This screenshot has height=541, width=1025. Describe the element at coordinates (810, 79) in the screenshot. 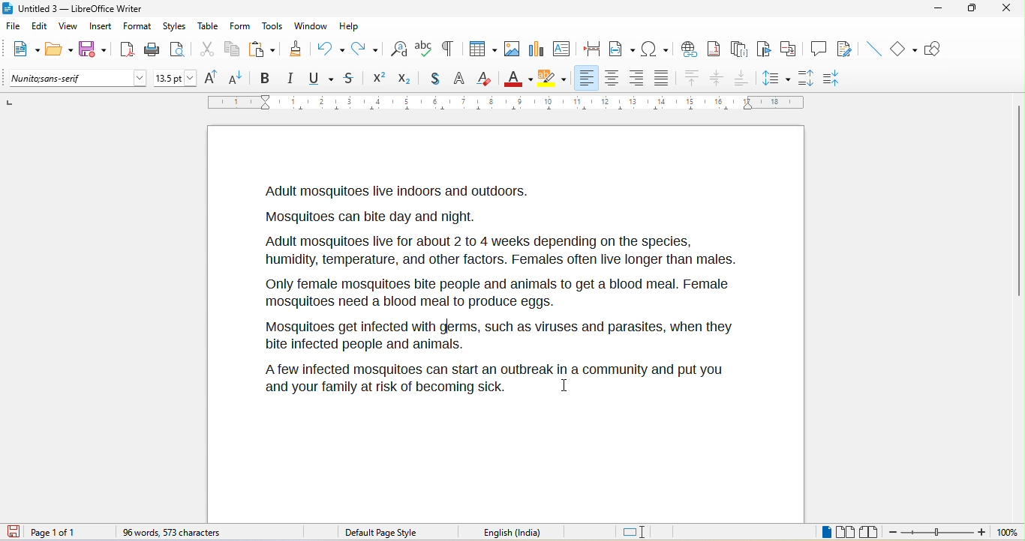

I see `increase paragraph spacing` at that location.